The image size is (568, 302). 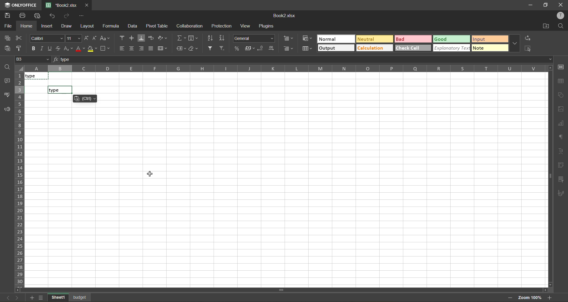 What do you see at coordinates (560, 178) in the screenshot?
I see `slicer` at bounding box center [560, 178].